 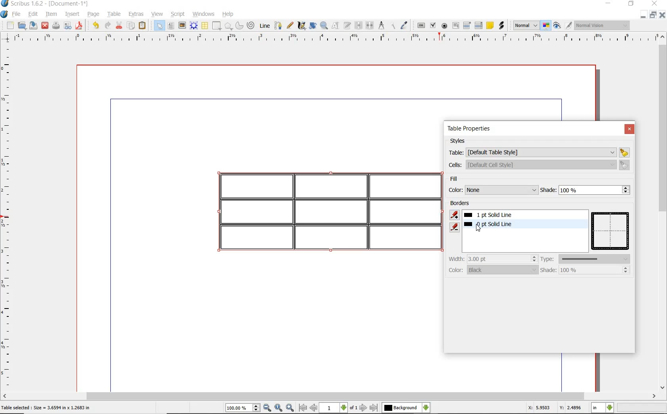 What do you see at coordinates (21, 25) in the screenshot?
I see `open` at bounding box center [21, 25].